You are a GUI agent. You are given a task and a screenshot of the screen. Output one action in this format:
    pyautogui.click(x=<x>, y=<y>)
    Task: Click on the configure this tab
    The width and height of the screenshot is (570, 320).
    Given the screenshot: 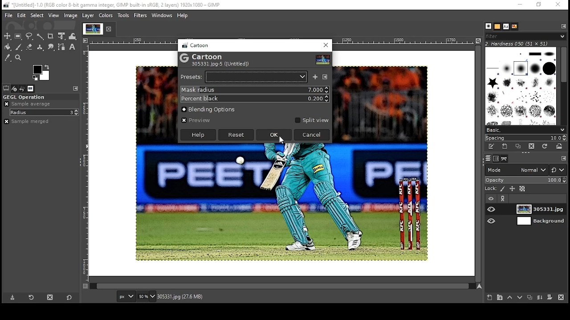 What is the action you would take?
    pyautogui.click(x=77, y=87)
    